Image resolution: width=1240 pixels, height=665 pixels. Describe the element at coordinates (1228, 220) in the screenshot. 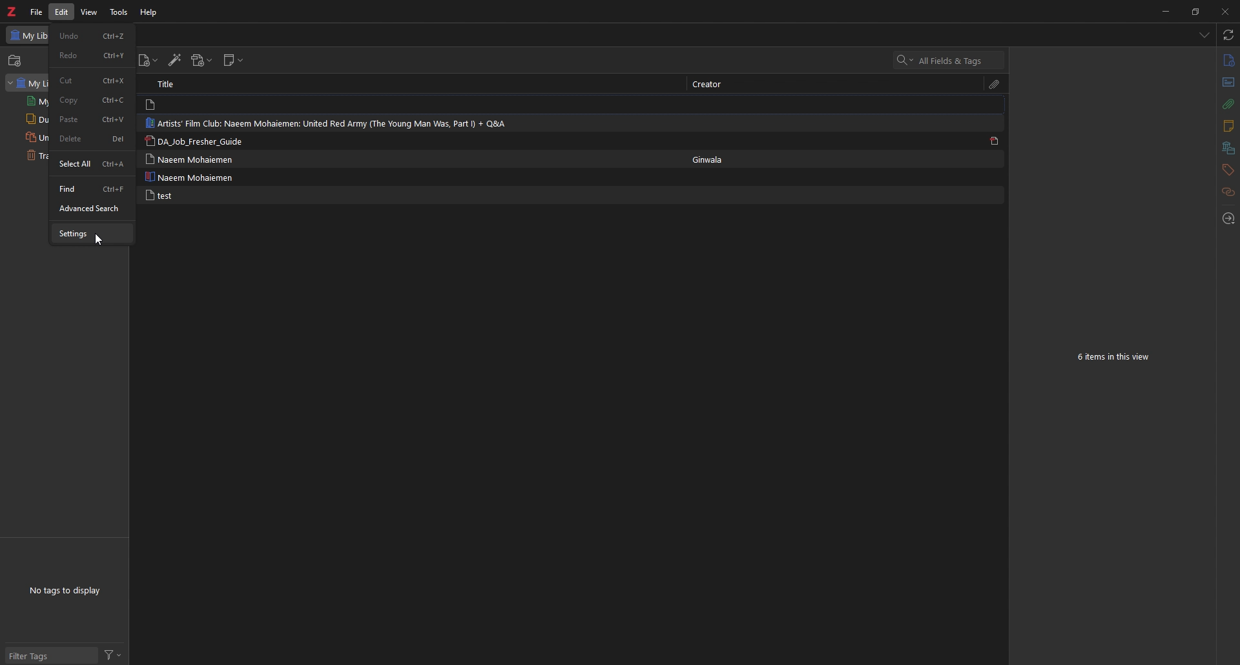

I see `locate` at that location.